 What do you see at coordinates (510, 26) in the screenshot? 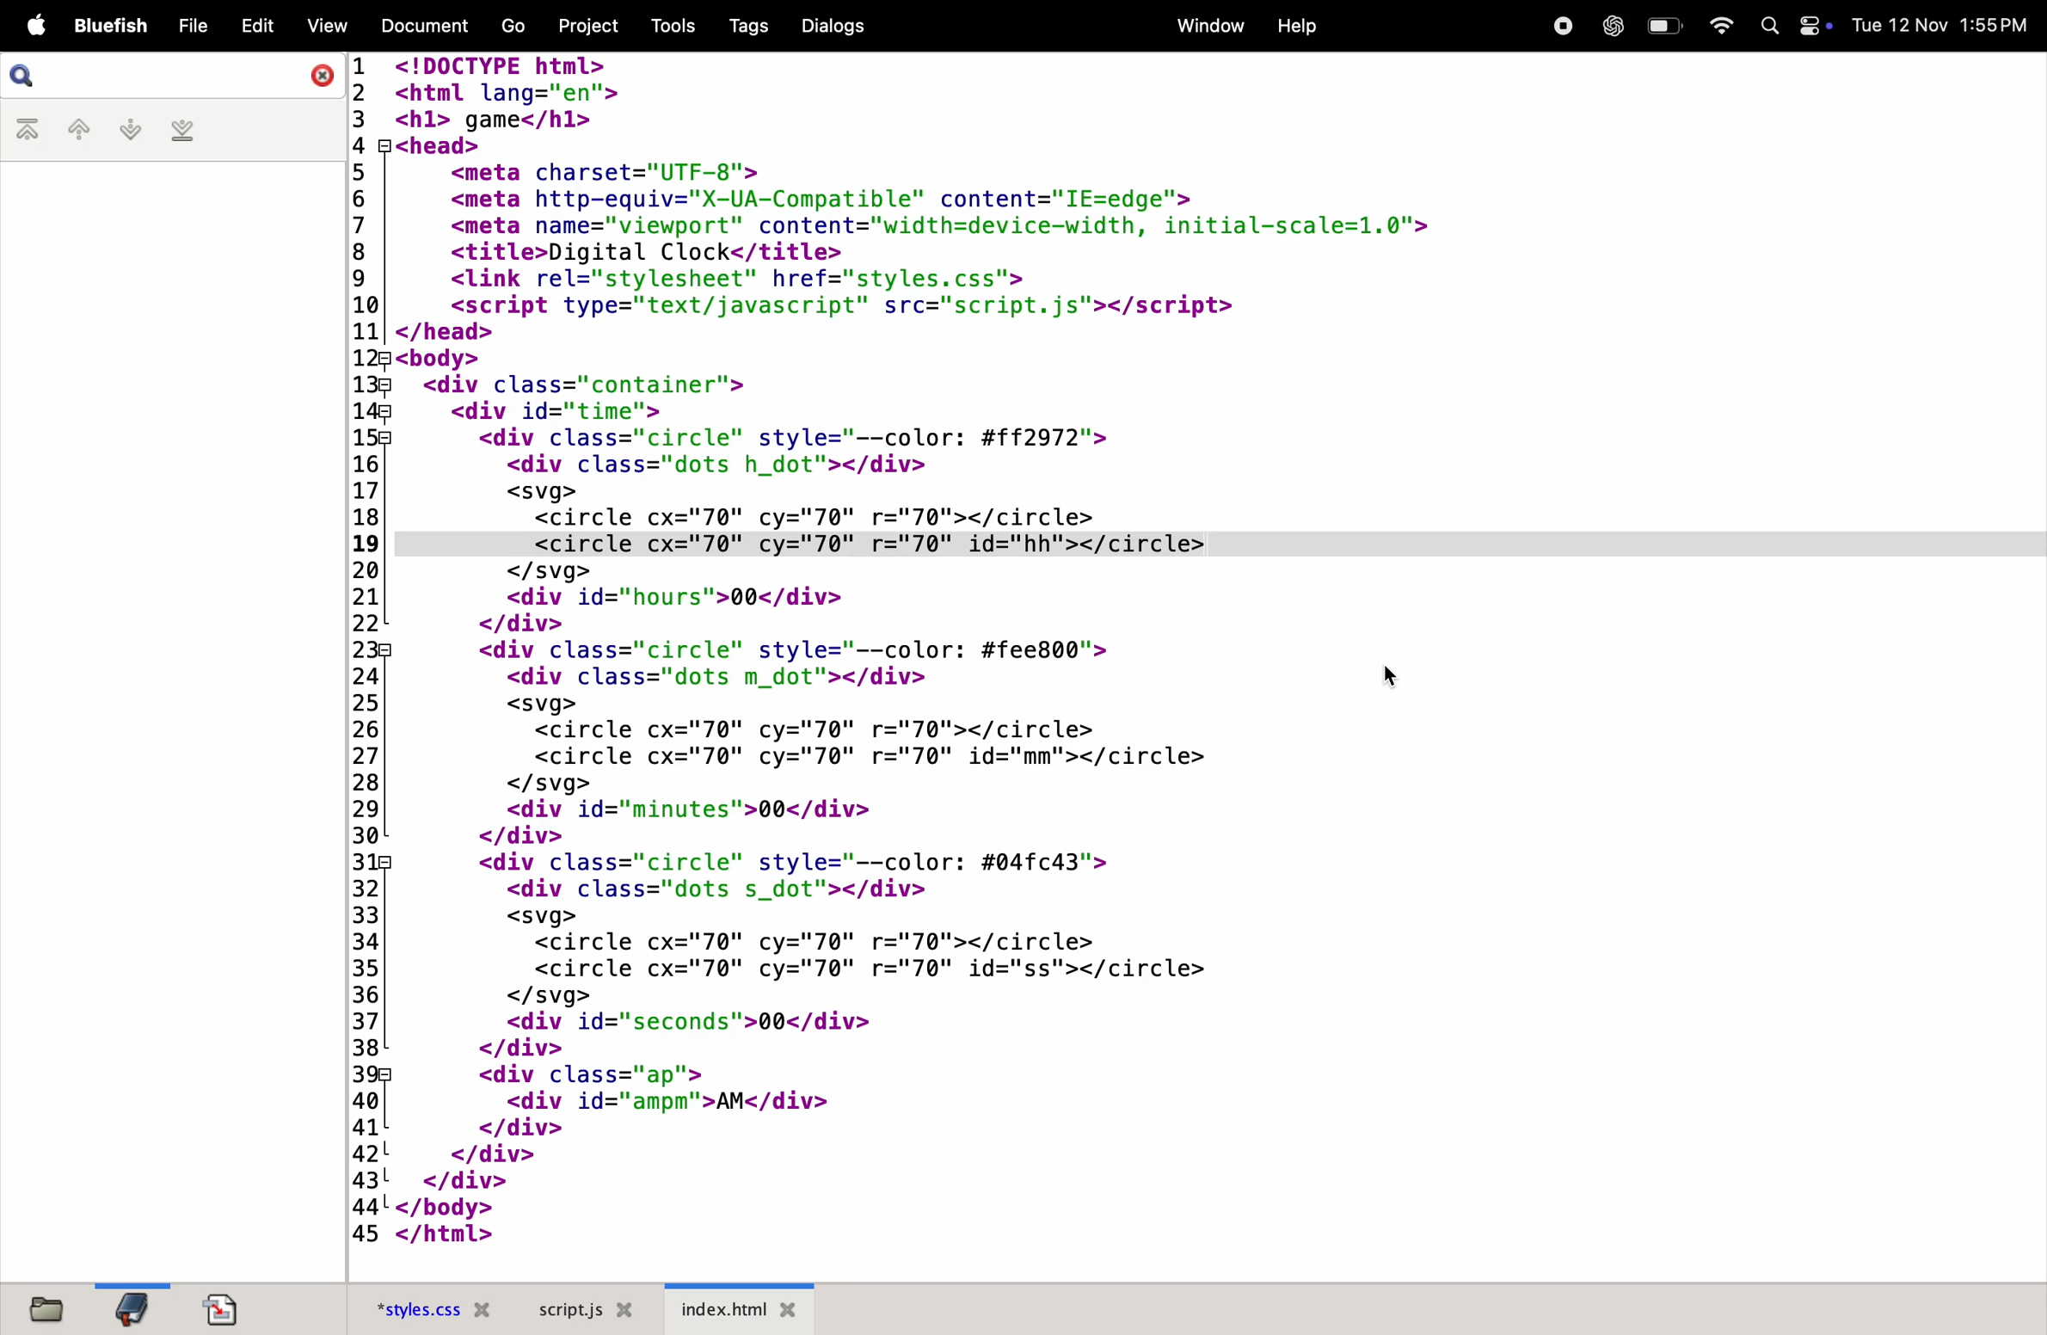
I see `go` at bounding box center [510, 26].